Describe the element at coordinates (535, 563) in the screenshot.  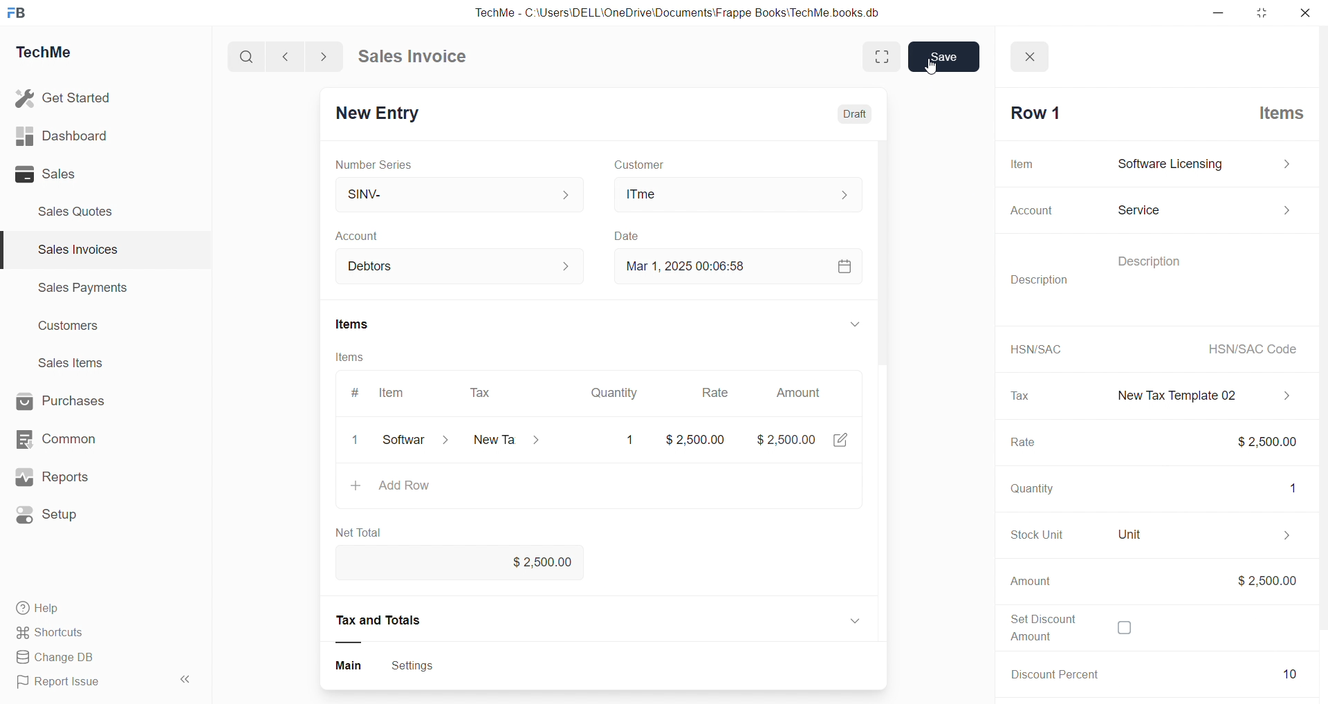
I see `$2,500.00` at that location.